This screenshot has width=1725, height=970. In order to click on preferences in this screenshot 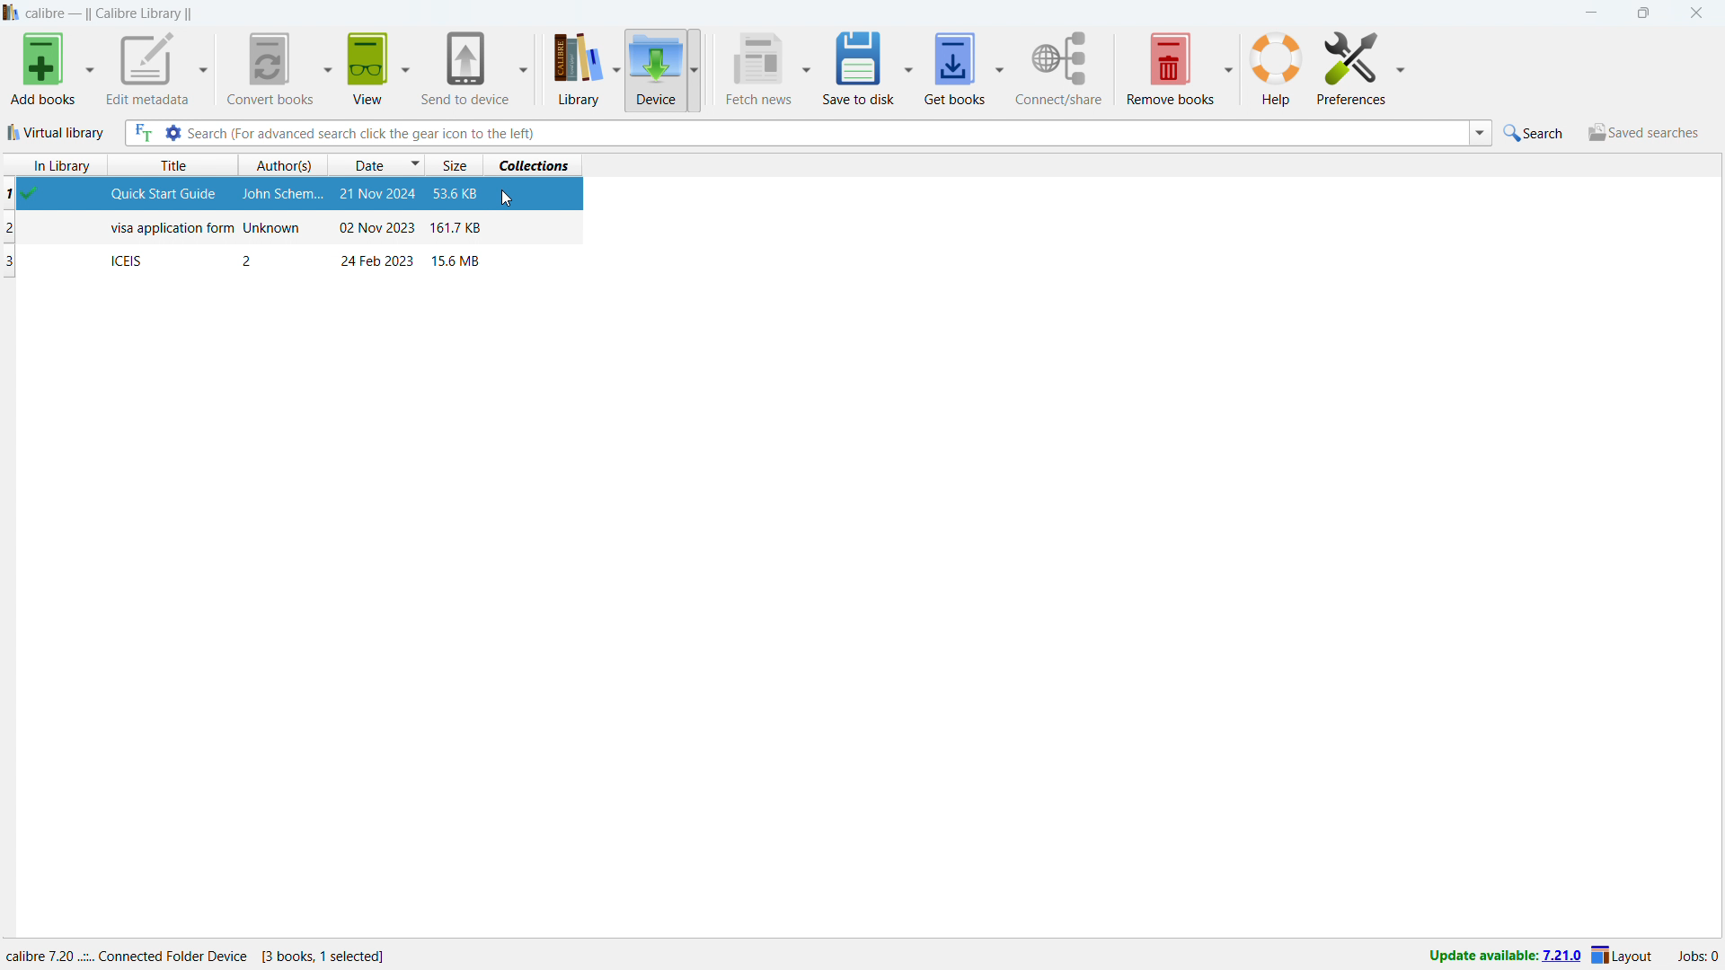, I will do `click(1351, 66)`.